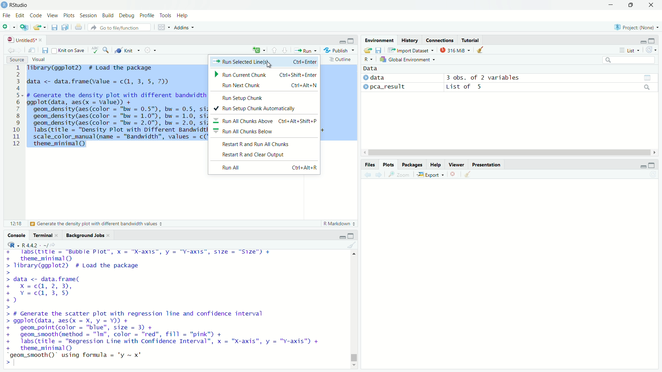  What do you see at coordinates (435, 165) in the screenshot?
I see `Help` at bounding box center [435, 165].